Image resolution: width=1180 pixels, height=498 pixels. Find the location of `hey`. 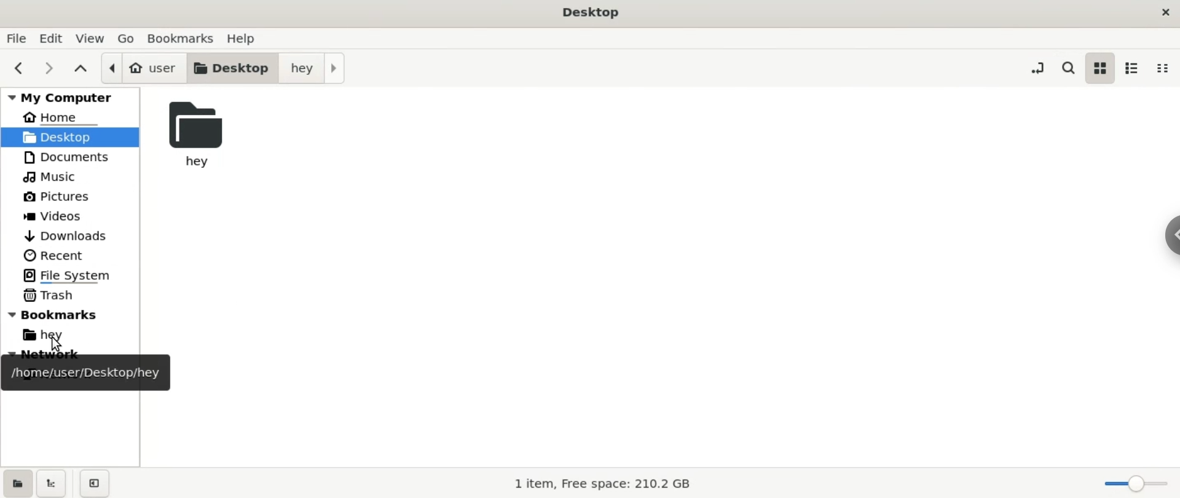

hey is located at coordinates (202, 133).